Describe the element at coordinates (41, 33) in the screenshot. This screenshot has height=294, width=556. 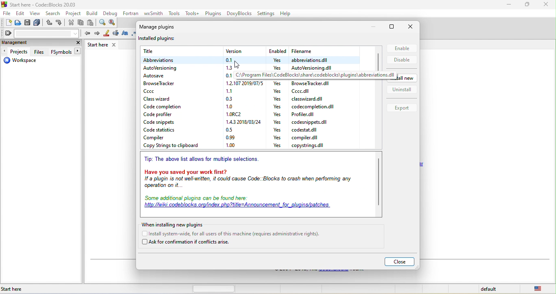
I see `clear` at that location.